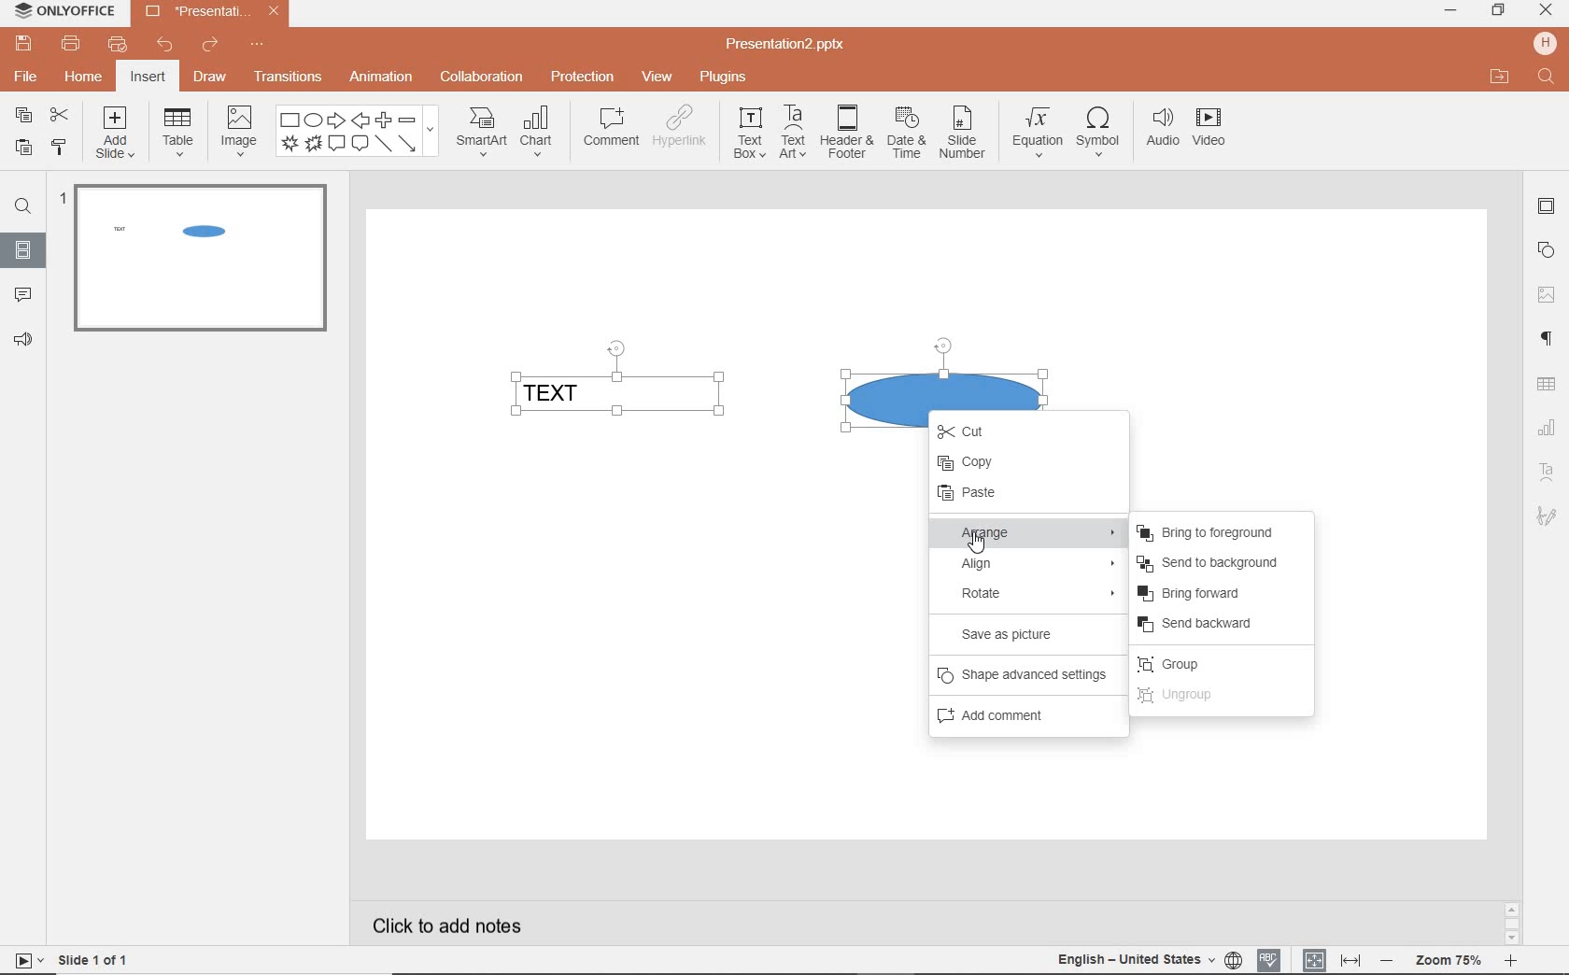 The height and width of the screenshot is (975, 1569). What do you see at coordinates (1220, 697) in the screenshot?
I see `UNGROUP` at bounding box center [1220, 697].